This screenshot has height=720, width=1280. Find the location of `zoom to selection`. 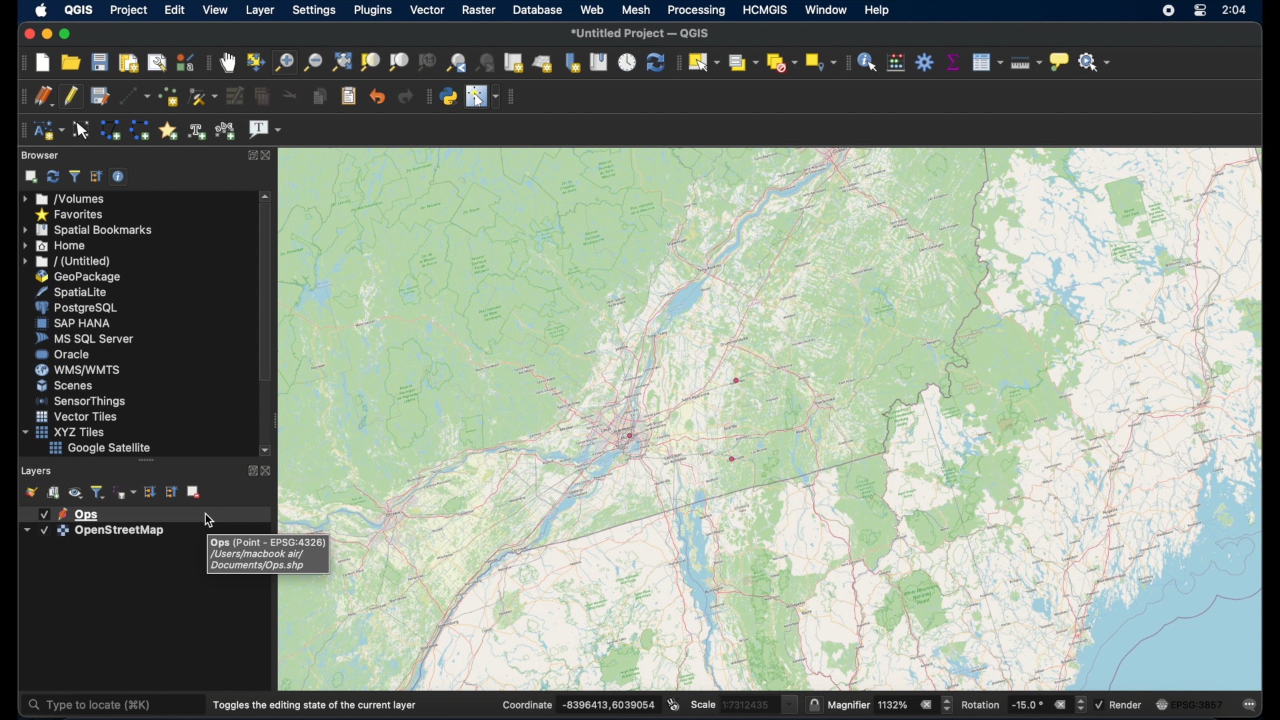

zoom to selection is located at coordinates (370, 63).